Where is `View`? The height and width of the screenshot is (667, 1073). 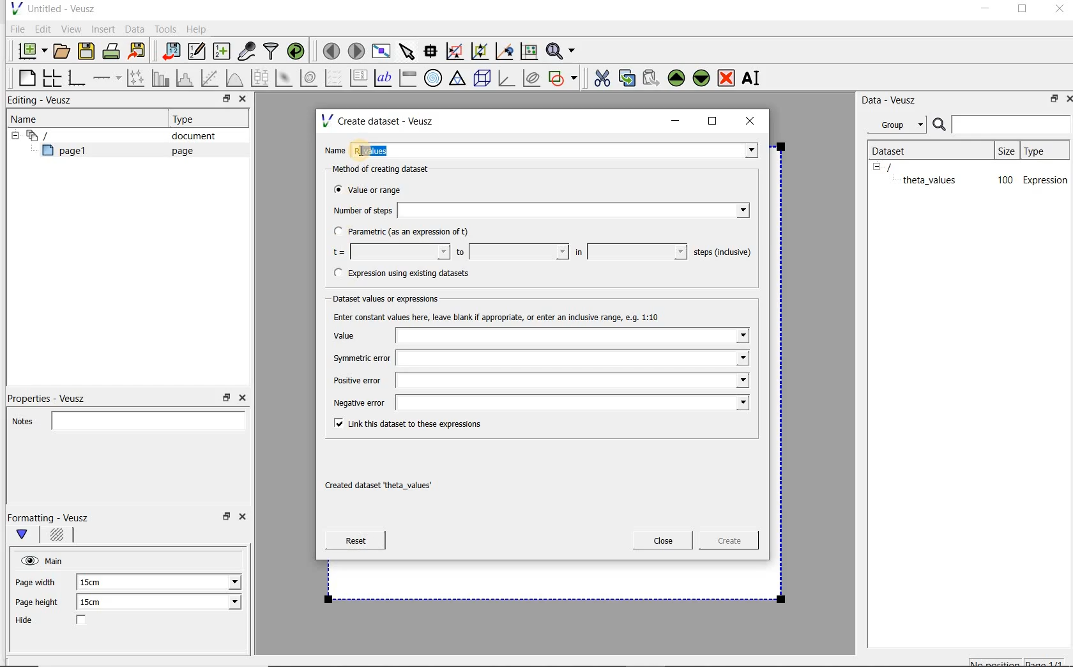
View is located at coordinates (71, 27).